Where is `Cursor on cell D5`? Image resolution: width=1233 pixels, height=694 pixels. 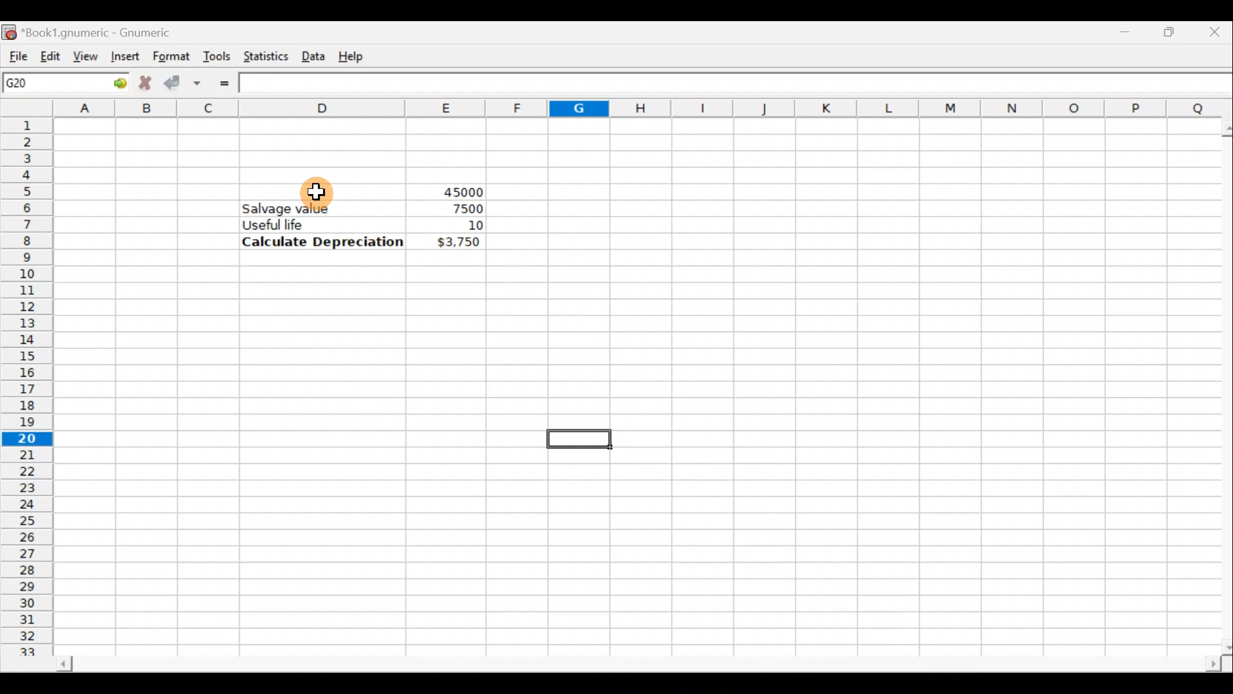 Cursor on cell D5 is located at coordinates (320, 188).